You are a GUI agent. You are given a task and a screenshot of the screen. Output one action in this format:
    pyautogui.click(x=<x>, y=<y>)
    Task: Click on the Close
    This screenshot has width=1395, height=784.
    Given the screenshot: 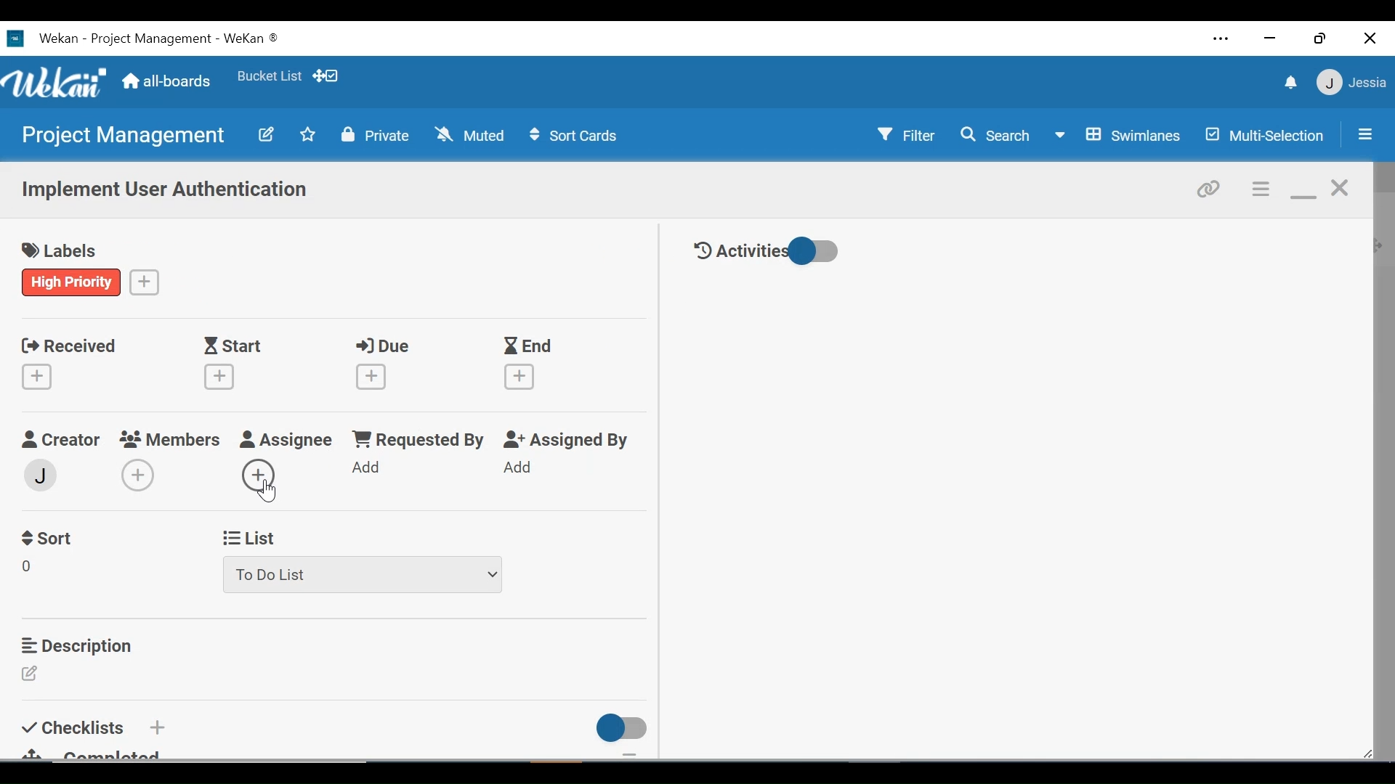 What is the action you would take?
    pyautogui.click(x=1371, y=38)
    